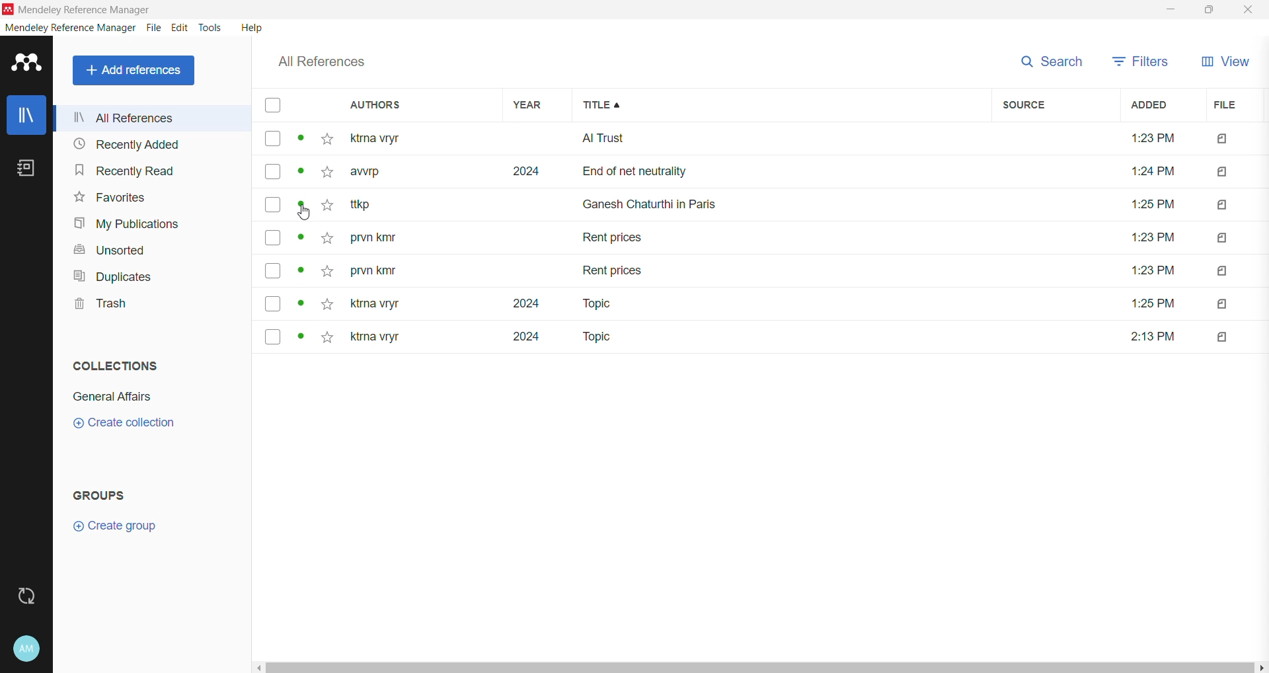 The height and width of the screenshot is (673, 1269). I want to click on Minimize, so click(1167, 10).